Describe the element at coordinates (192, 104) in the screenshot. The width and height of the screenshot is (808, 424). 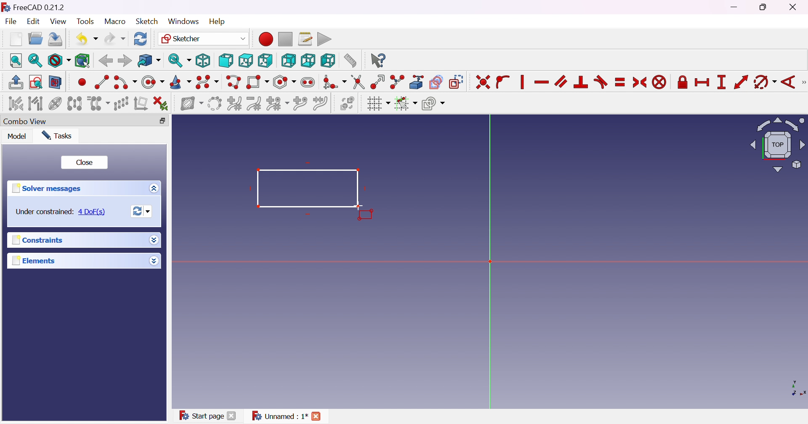
I see `Show/hide B-spline information layer` at that location.